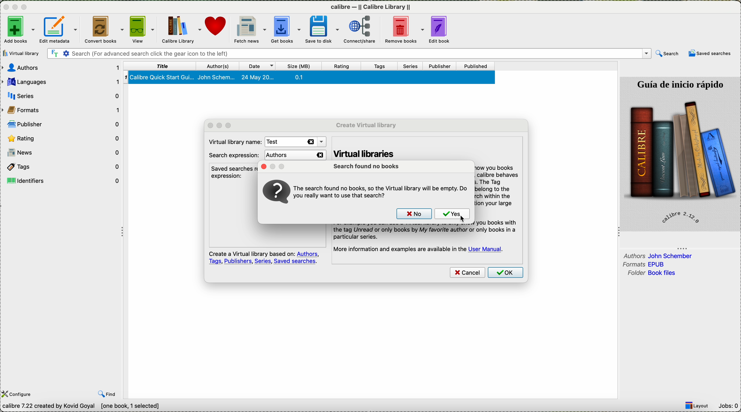  Describe the element at coordinates (108, 394) in the screenshot. I see `find` at that location.